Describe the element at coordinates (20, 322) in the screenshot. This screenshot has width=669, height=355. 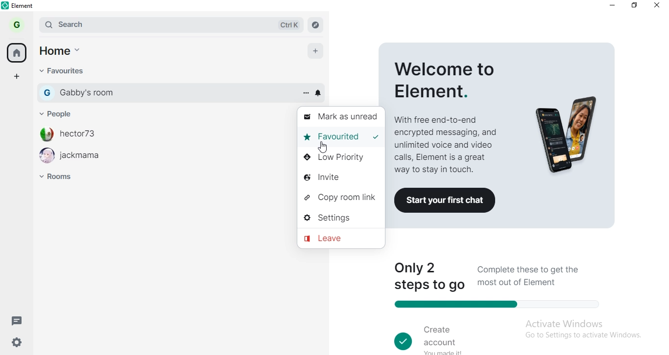
I see `message` at that location.